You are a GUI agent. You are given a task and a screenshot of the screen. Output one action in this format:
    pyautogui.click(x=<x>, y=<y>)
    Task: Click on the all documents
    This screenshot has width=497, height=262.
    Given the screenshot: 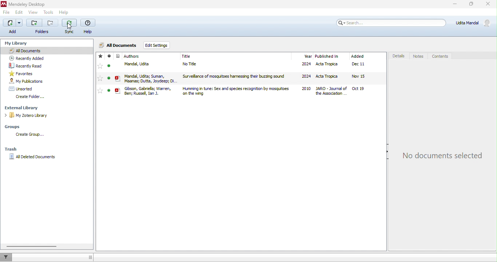 What is the action you would take?
    pyautogui.click(x=49, y=51)
    